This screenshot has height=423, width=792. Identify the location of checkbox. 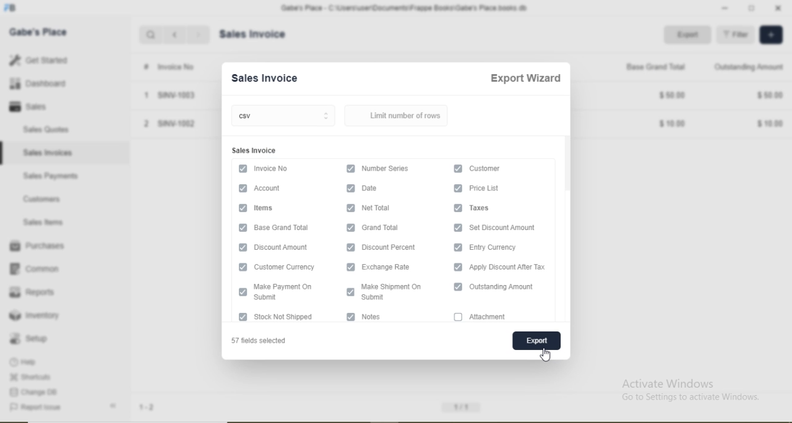
(458, 267).